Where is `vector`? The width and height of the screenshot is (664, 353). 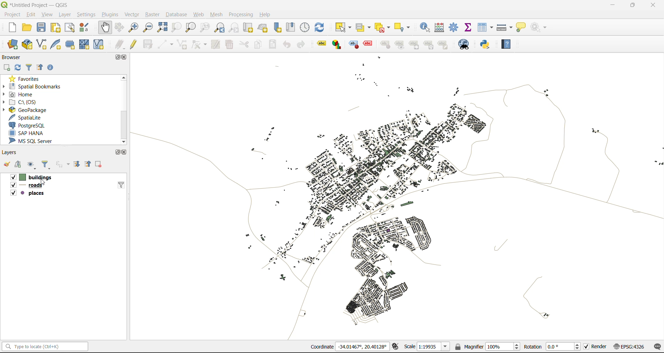 vector is located at coordinates (134, 15).